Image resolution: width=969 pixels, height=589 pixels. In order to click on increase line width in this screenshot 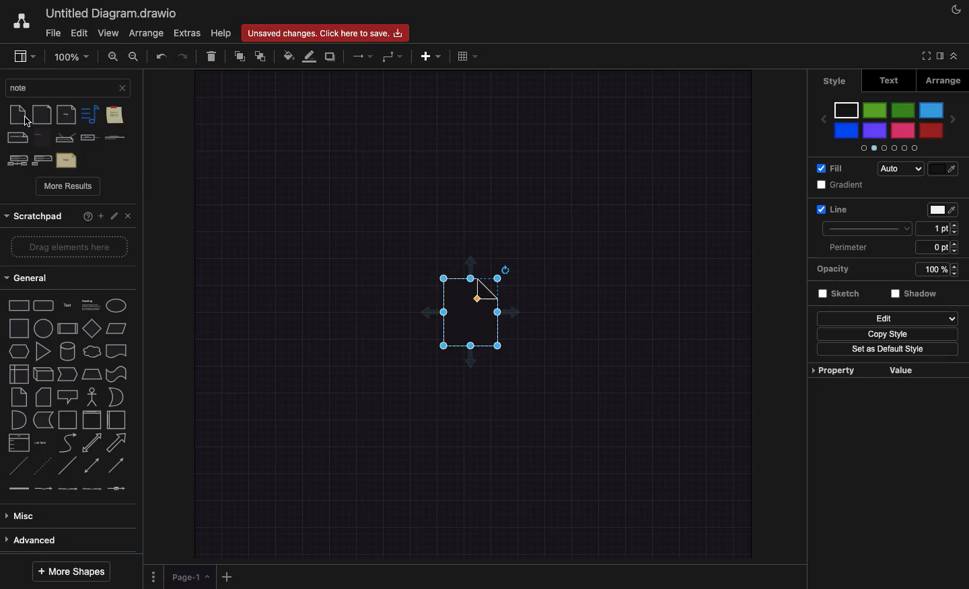, I will do `click(956, 223)`.